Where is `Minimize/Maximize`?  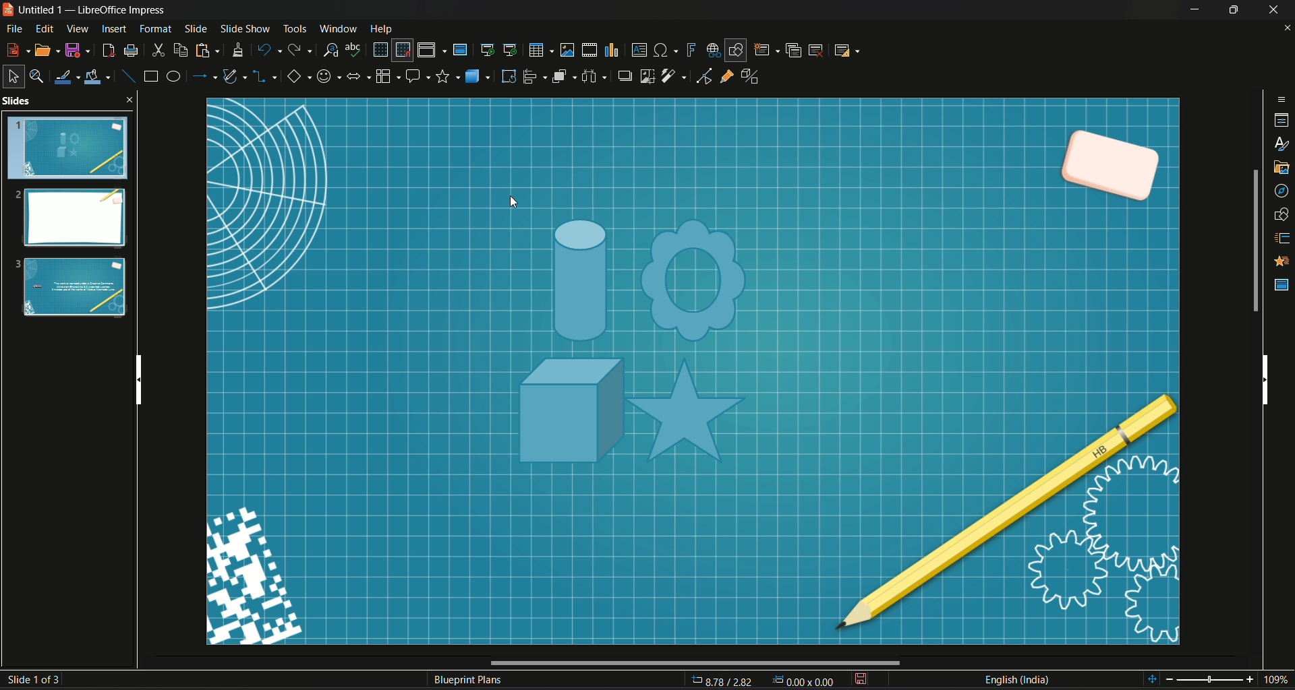 Minimize/Maximize is located at coordinates (1232, 9).